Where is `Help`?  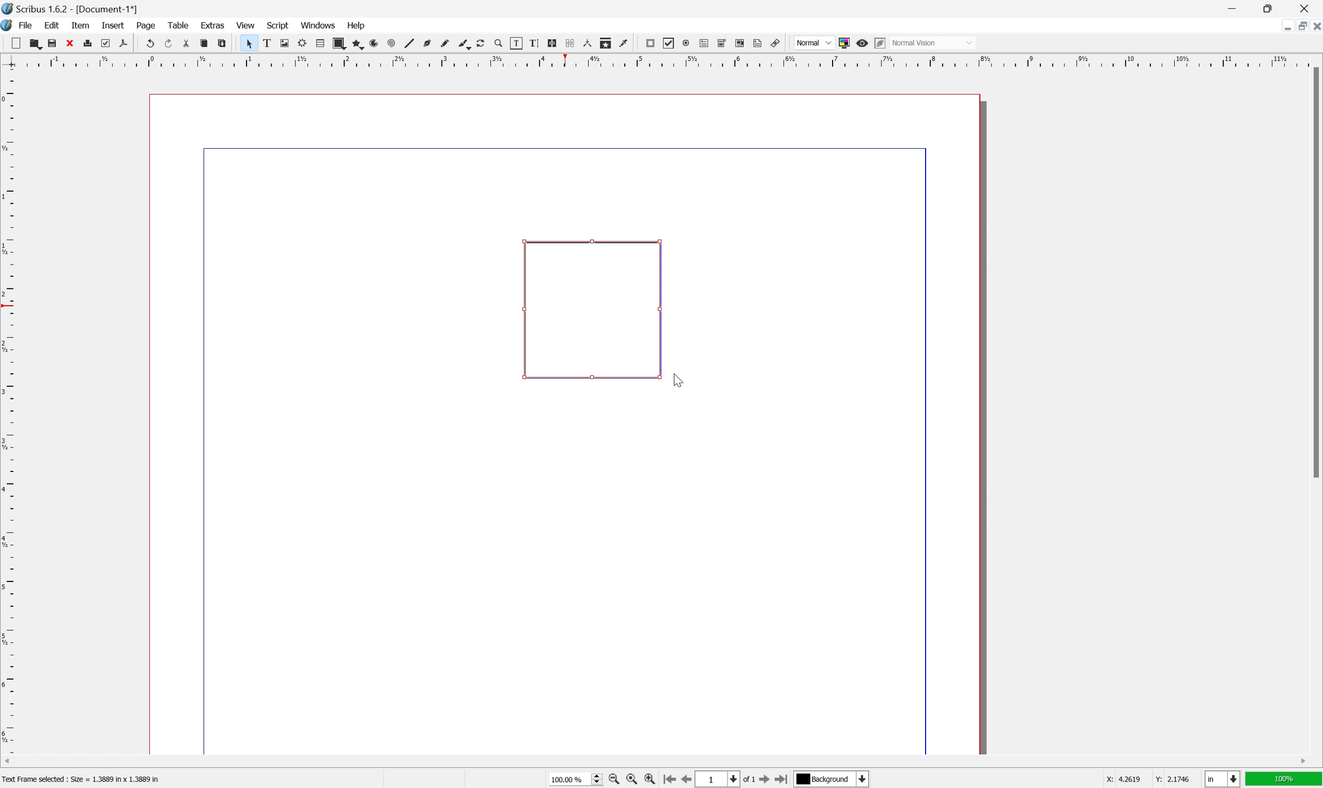 Help is located at coordinates (358, 26).